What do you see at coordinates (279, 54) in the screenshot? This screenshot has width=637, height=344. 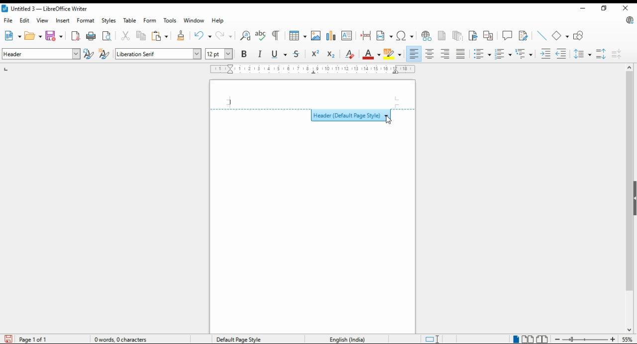 I see `underline` at bounding box center [279, 54].